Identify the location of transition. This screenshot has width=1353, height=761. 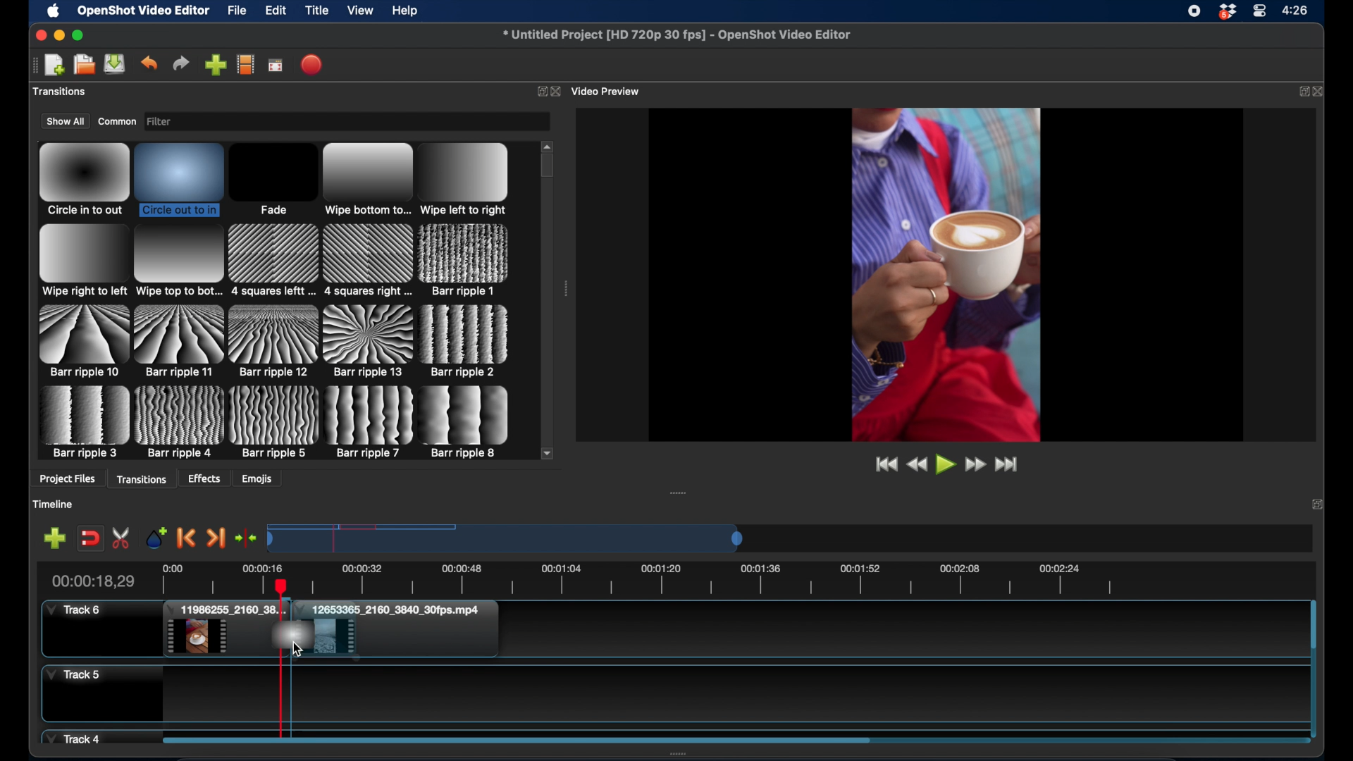
(465, 341).